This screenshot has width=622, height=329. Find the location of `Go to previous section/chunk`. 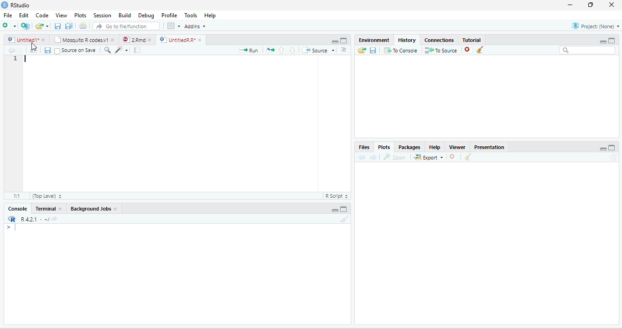

Go to previous section/chunk is located at coordinates (282, 50).